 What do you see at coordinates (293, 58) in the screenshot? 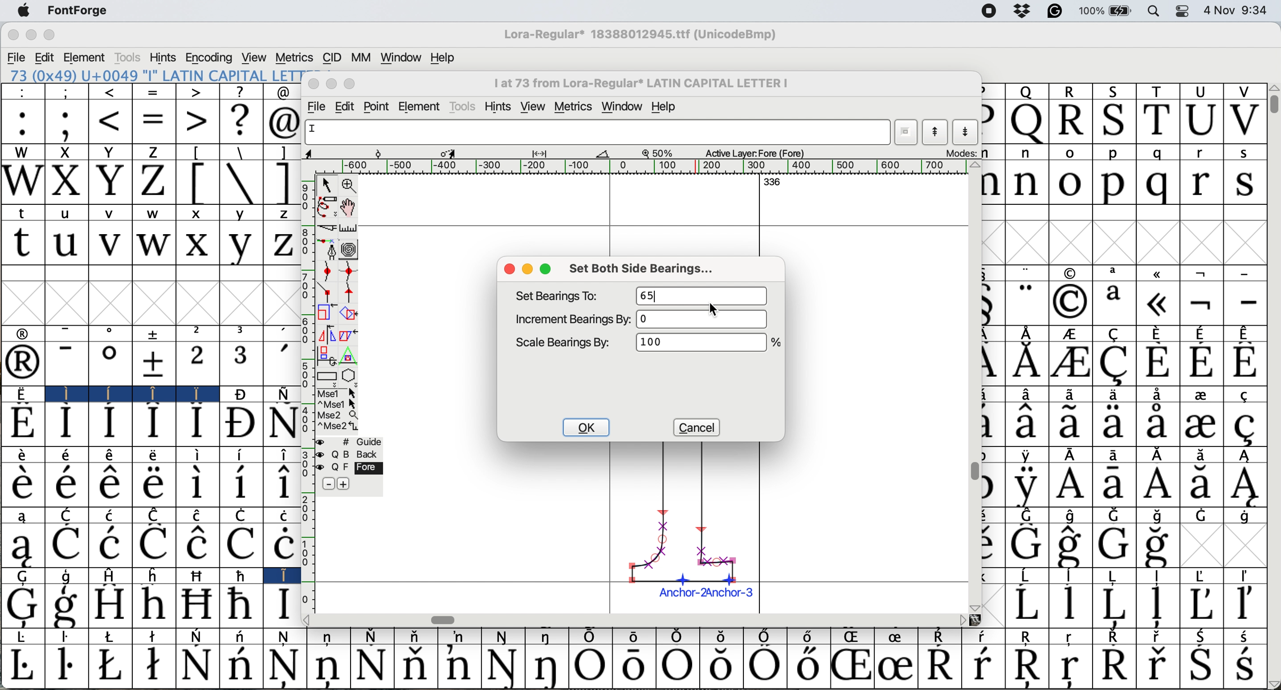
I see `metrics` at bounding box center [293, 58].